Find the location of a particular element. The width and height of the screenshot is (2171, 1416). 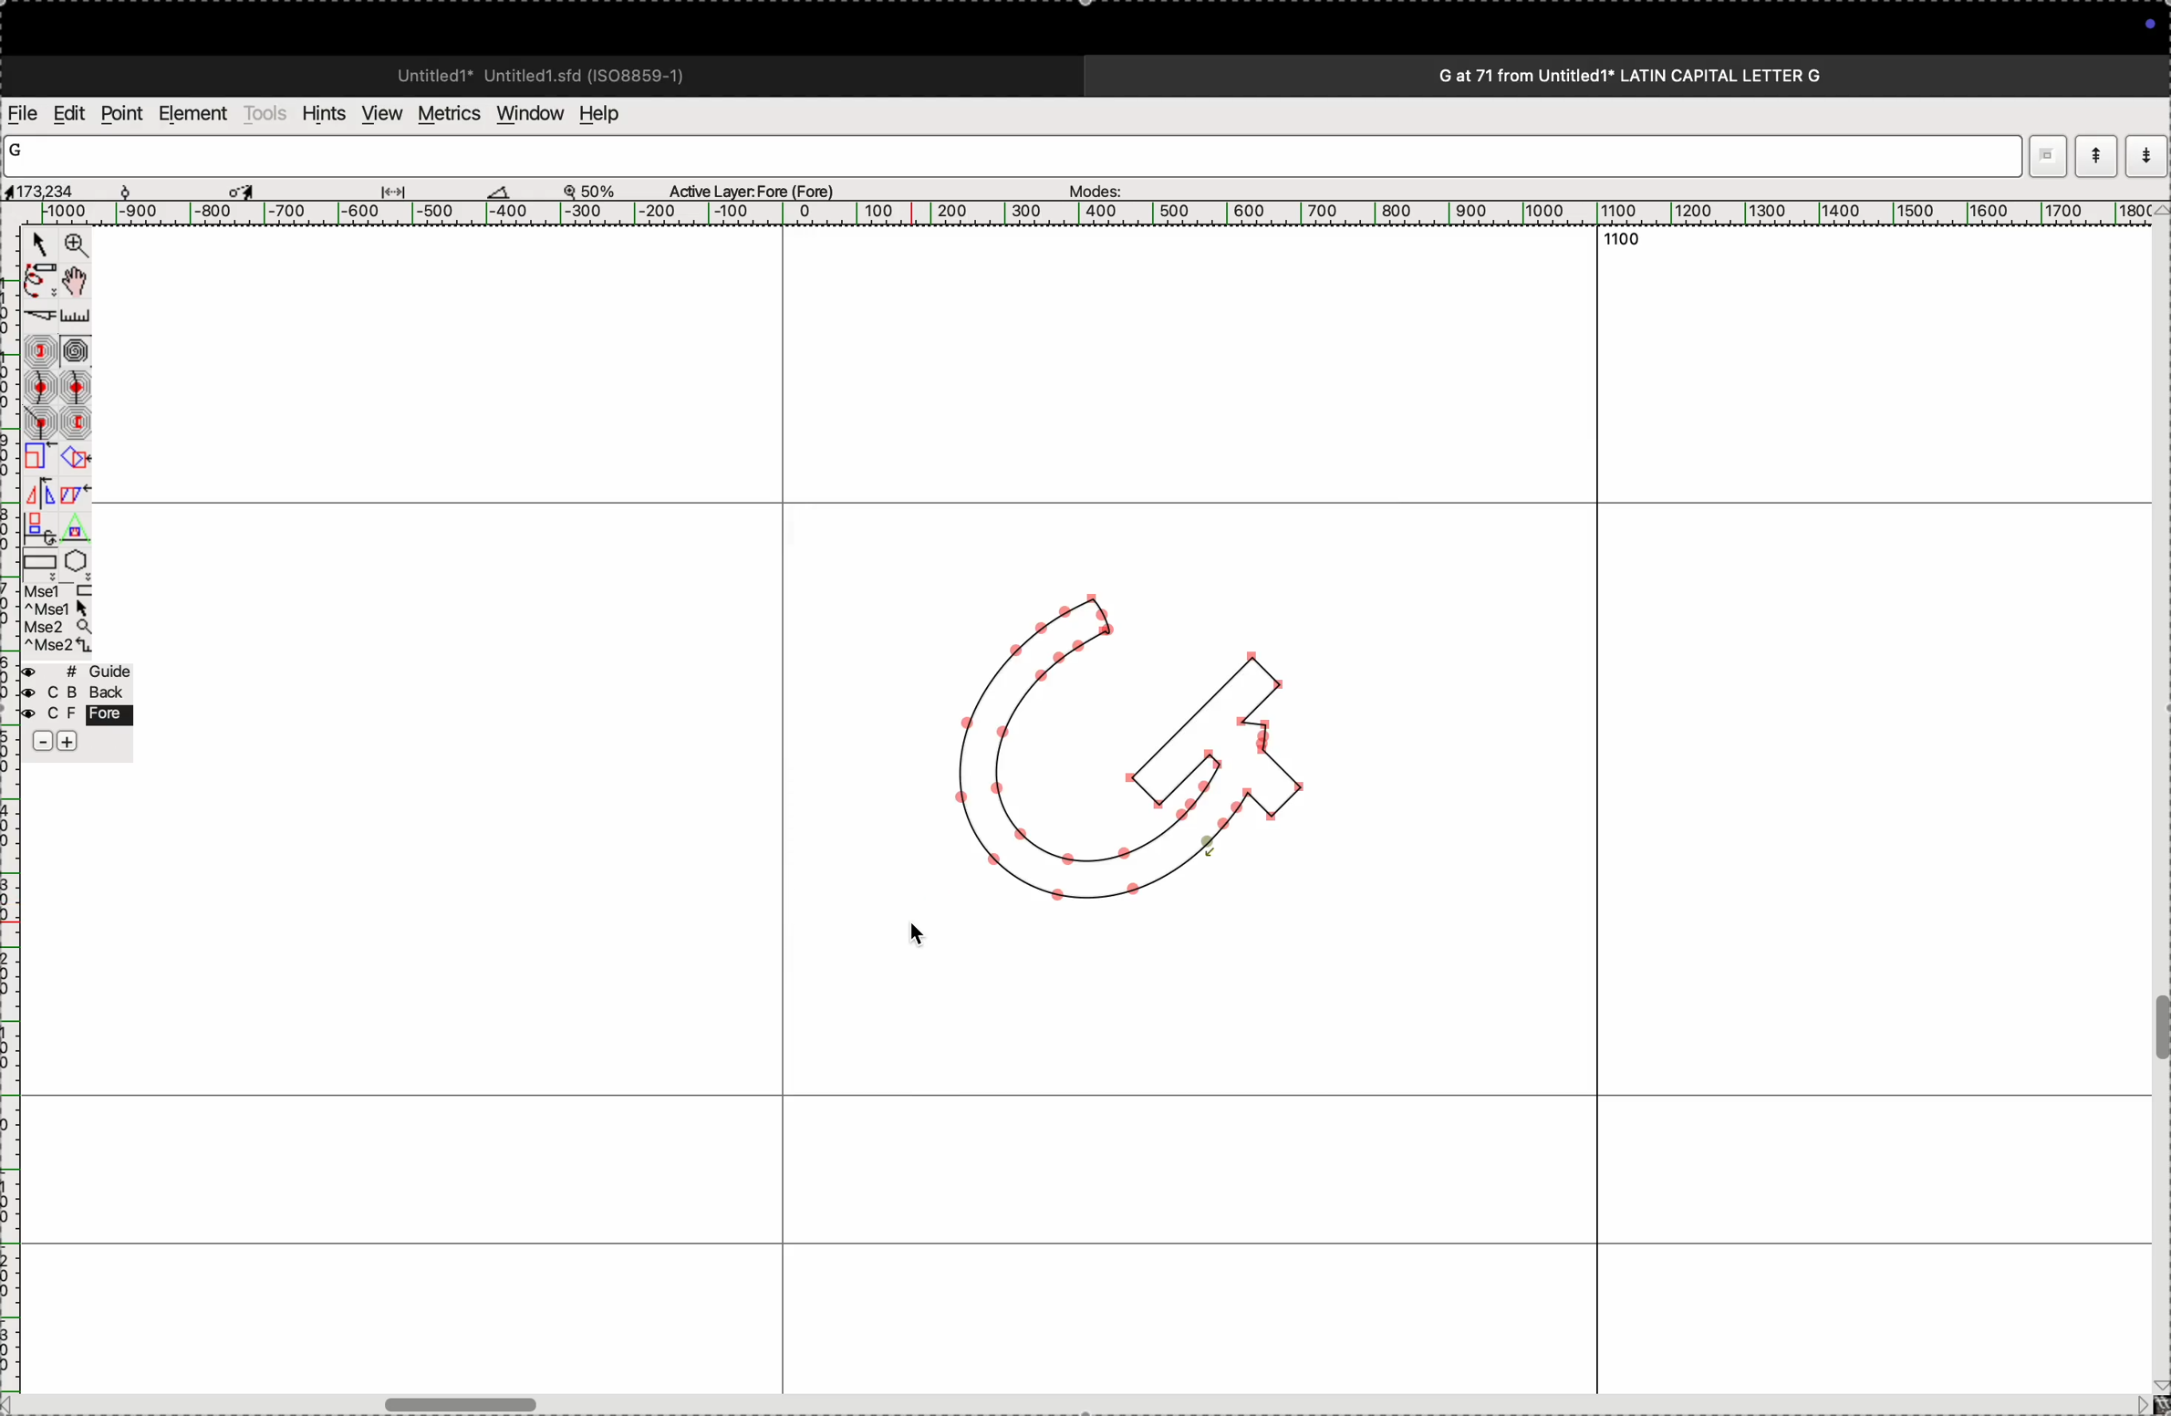

1100 is located at coordinates (1626, 244).